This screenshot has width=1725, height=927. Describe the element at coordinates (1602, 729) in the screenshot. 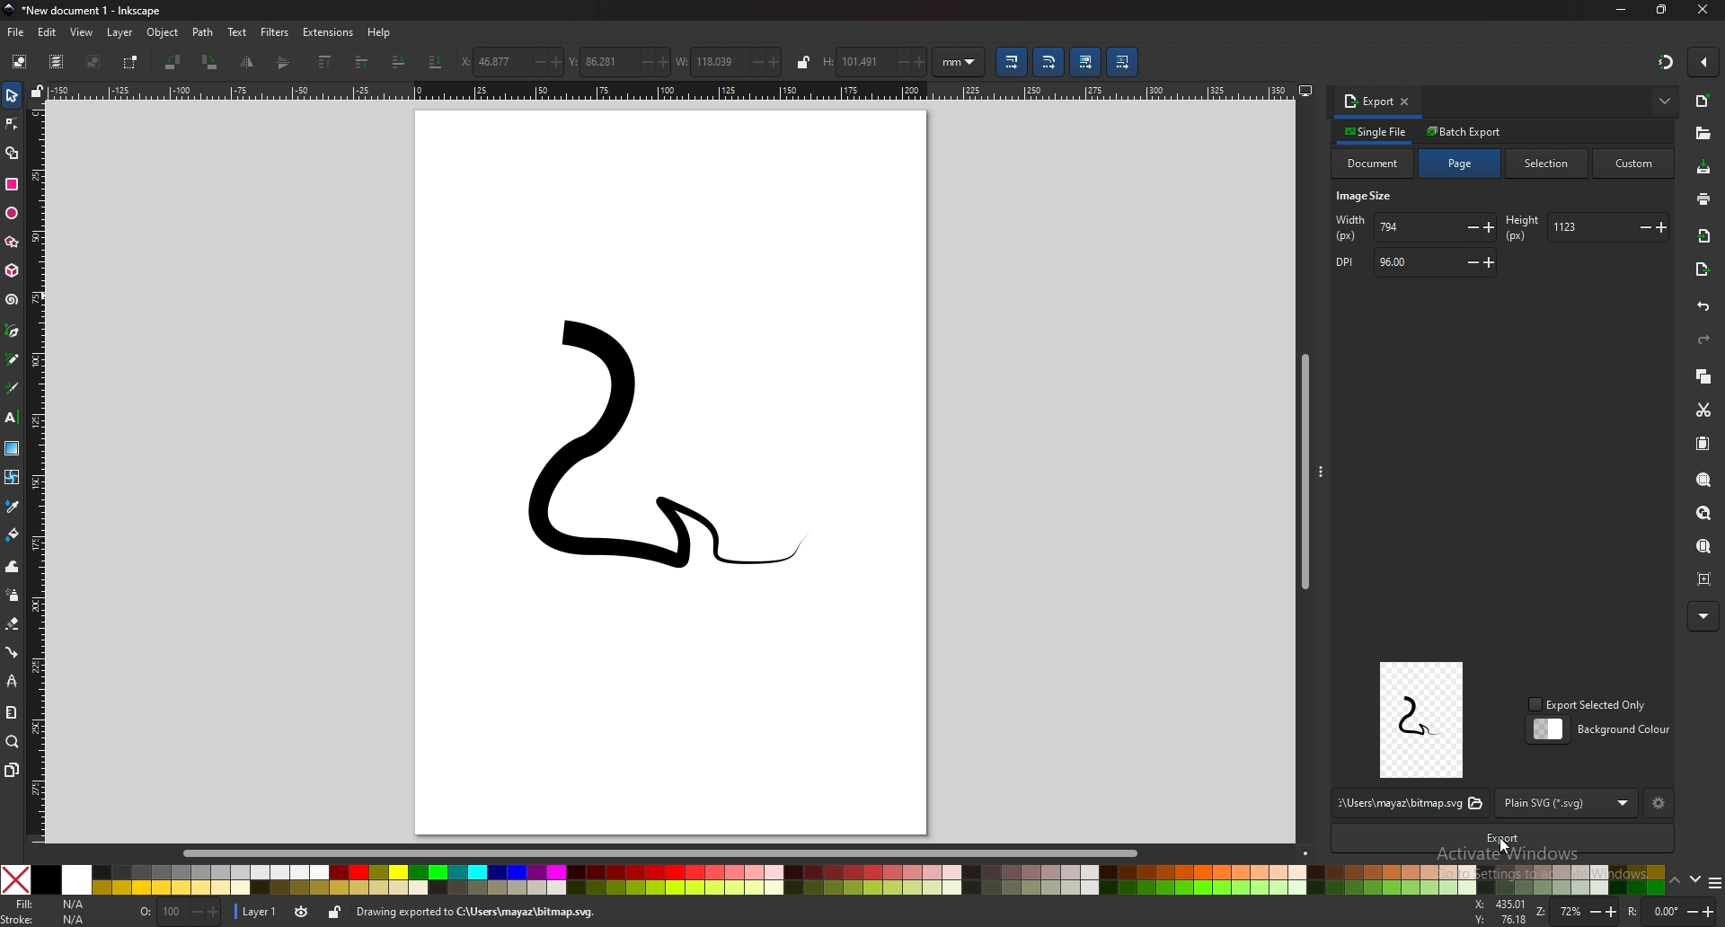

I see `background color` at that location.